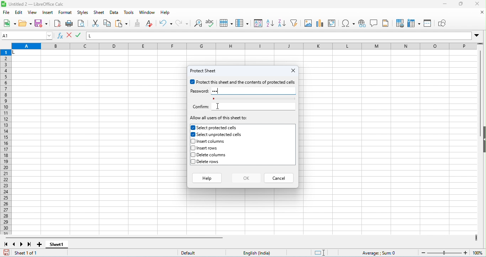 The image size is (486, 257). Describe the element at coordinates (441, 23) in the screenshot. I see `show draw functions` at that location.